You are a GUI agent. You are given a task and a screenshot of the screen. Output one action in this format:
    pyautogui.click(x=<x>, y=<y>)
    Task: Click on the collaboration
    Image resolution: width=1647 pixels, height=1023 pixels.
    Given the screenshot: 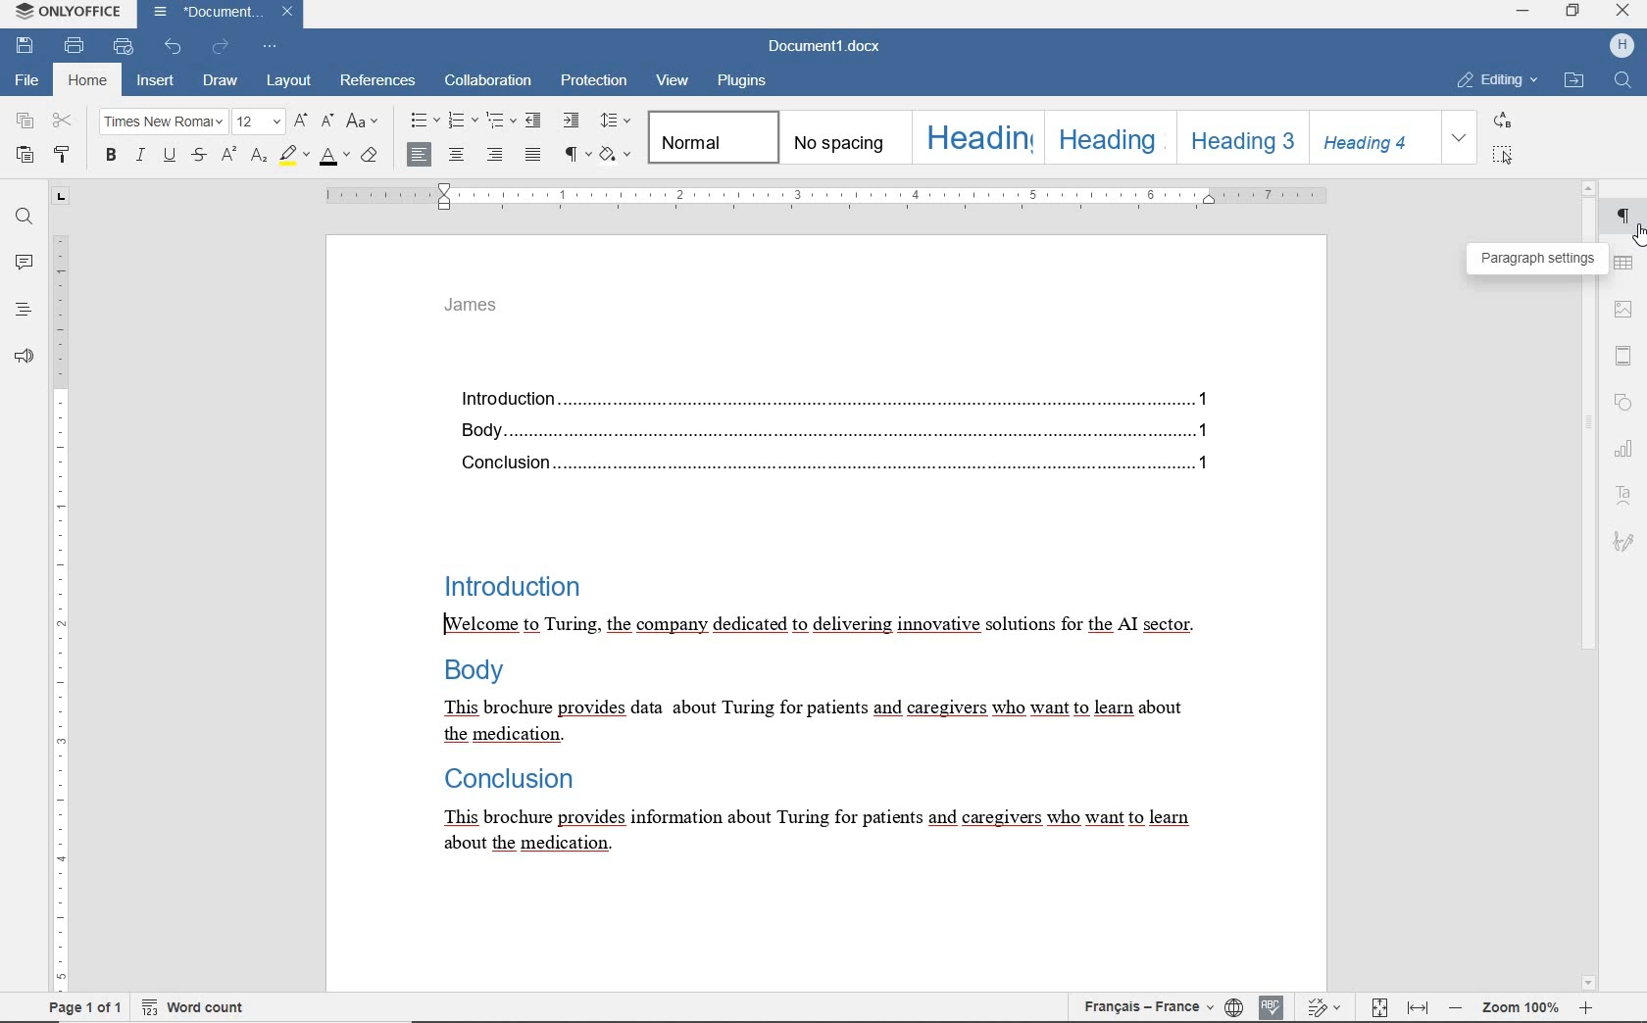 What is the action you would take?
    pyautogui.click(x=486, y=80)
    